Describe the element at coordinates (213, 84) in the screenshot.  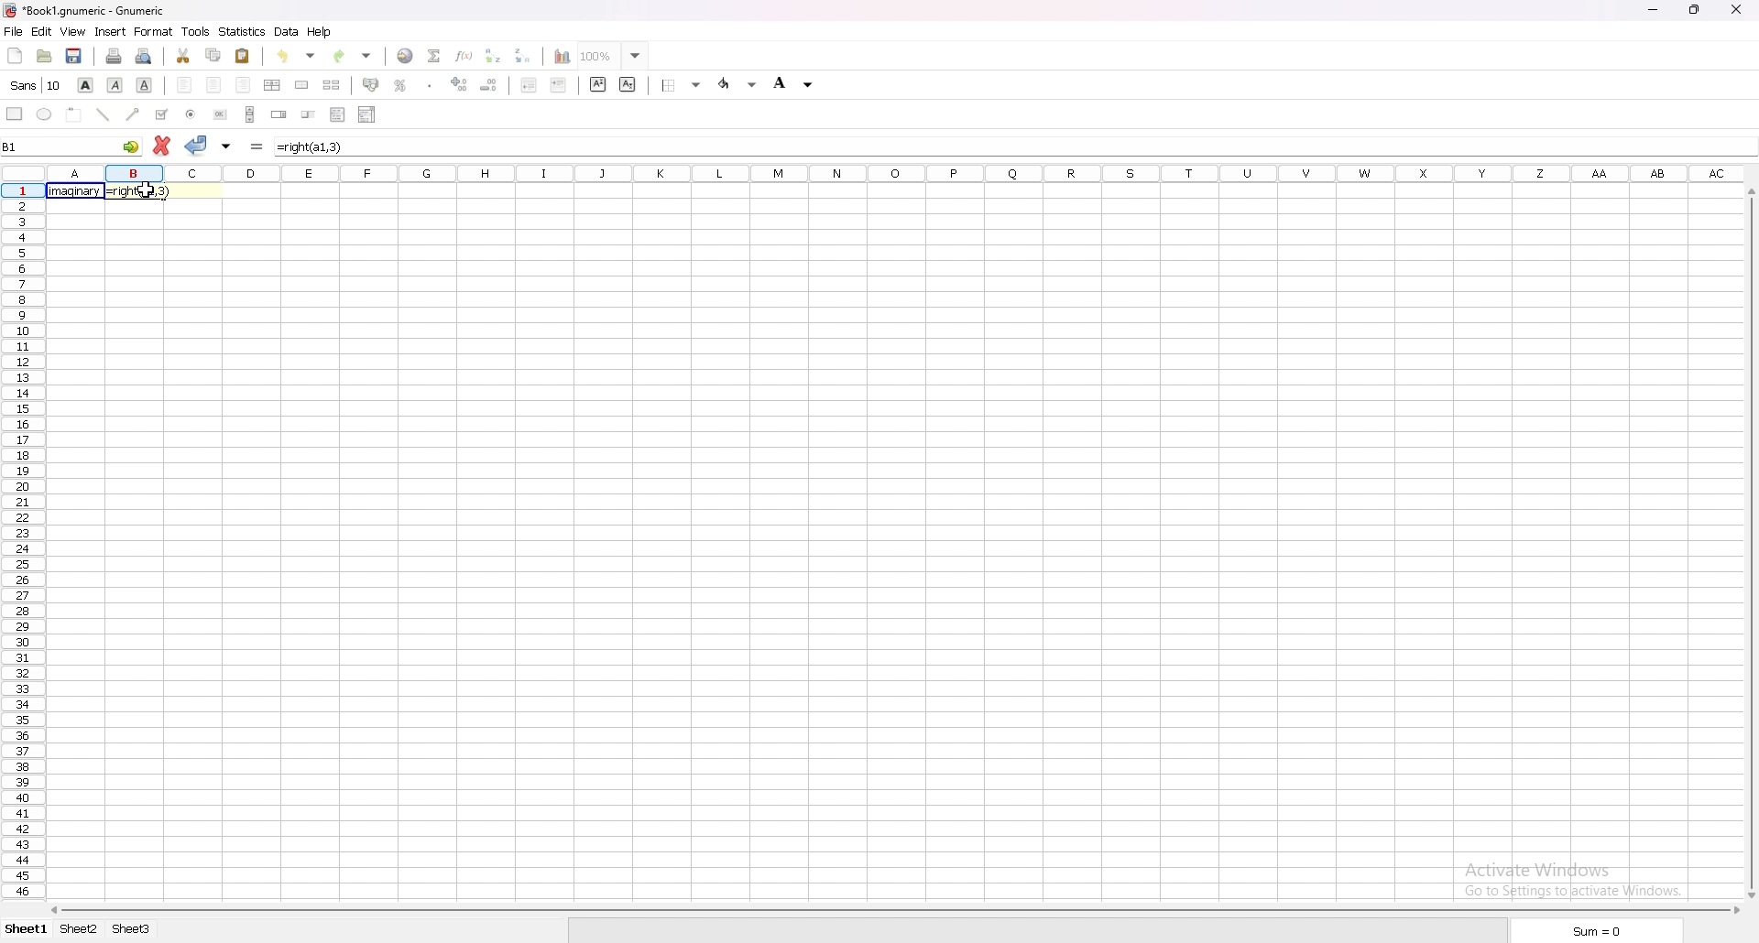
I see `centre` at that location.